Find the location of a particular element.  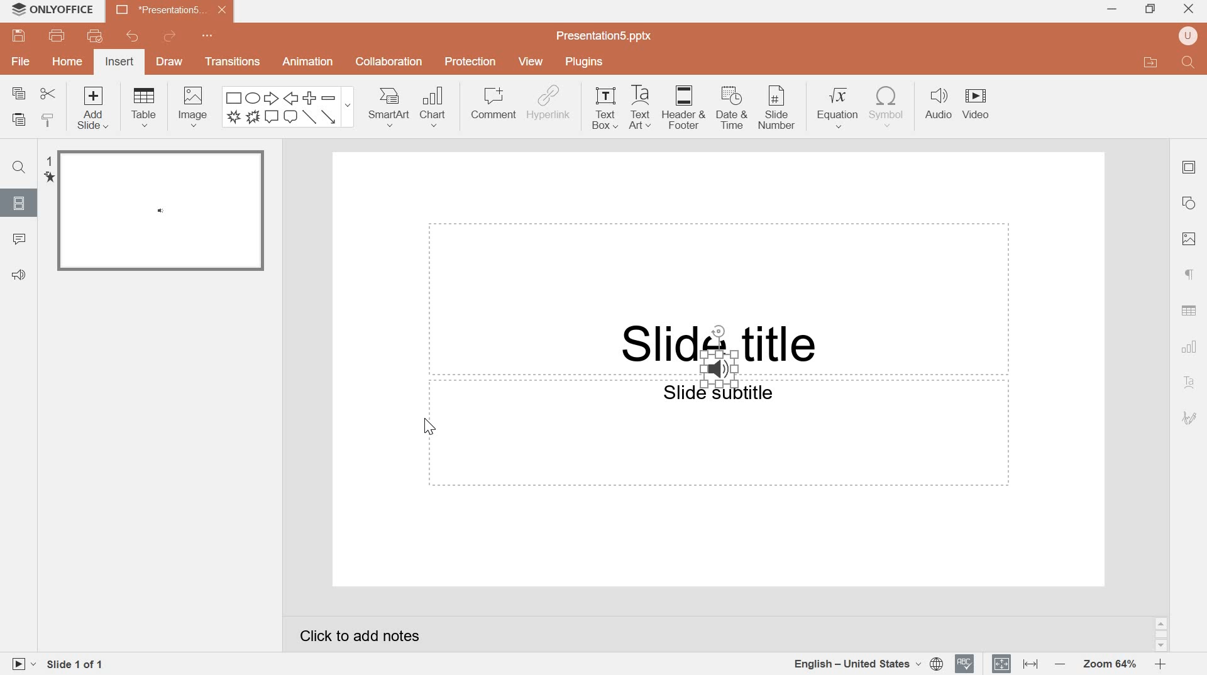

collaboration is located at coordinates (389, 62).